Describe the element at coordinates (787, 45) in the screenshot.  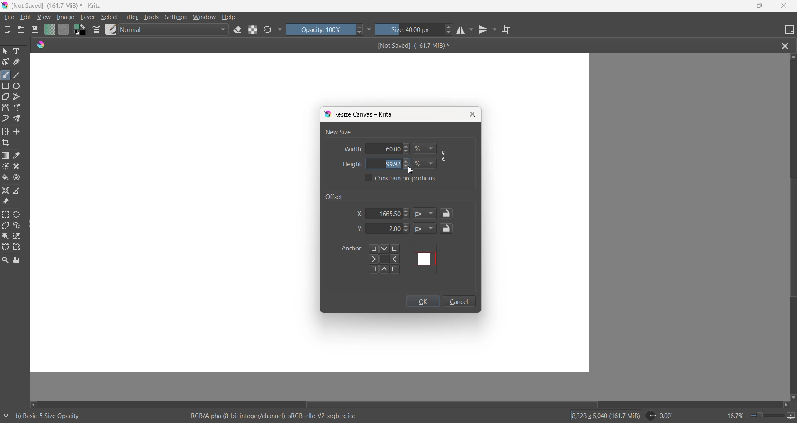
I see `close file` at that location.